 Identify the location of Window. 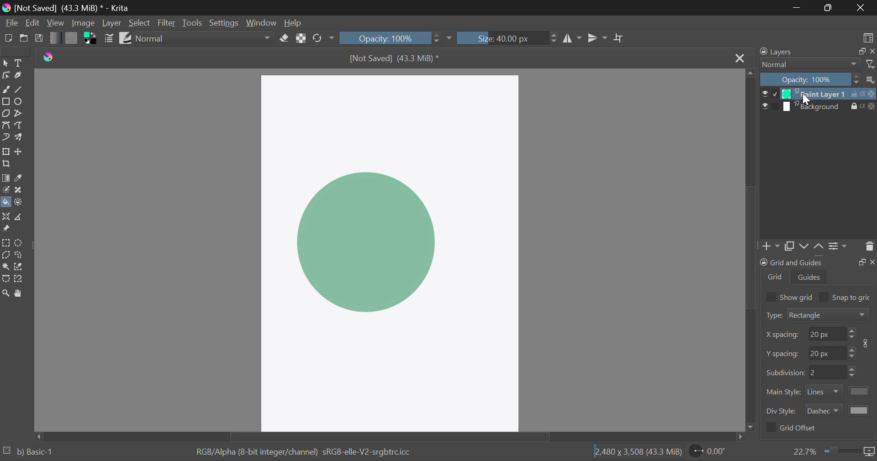
(261, 24).